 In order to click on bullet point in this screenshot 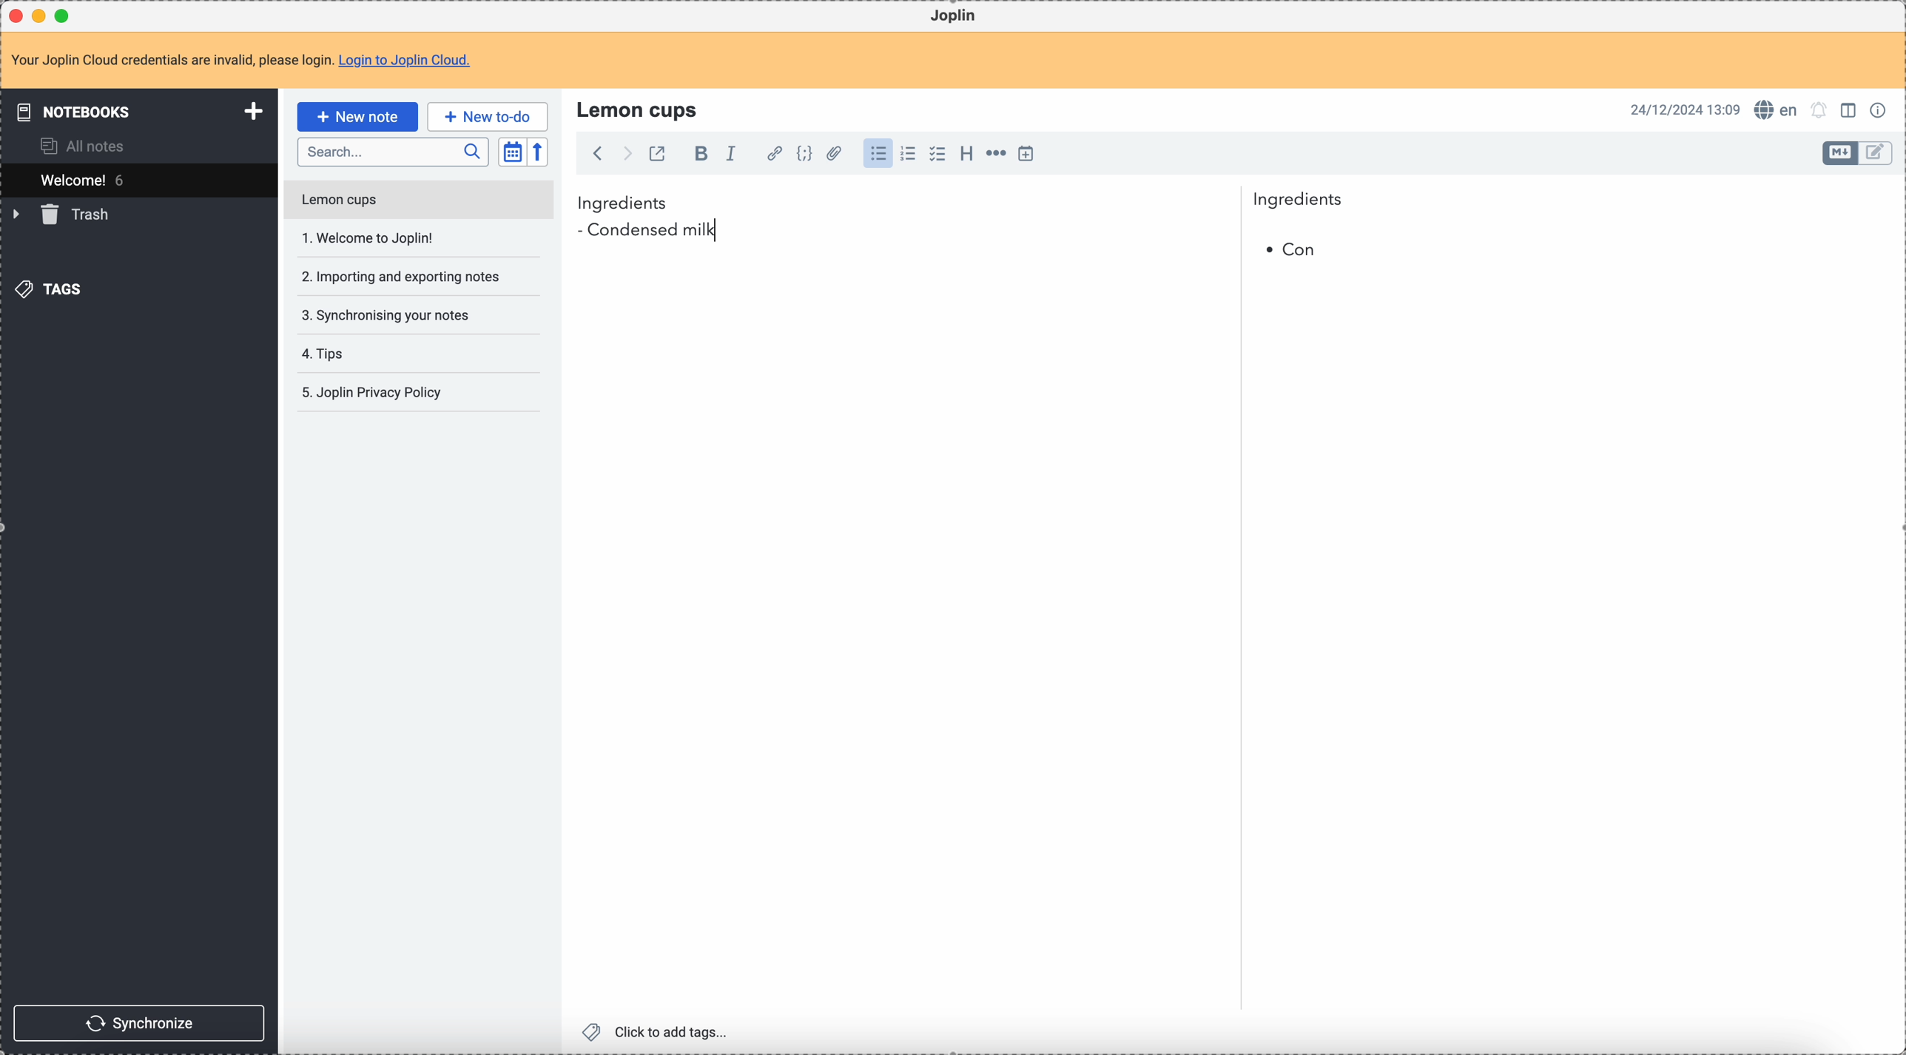, I will do `click(1291, 251)`.